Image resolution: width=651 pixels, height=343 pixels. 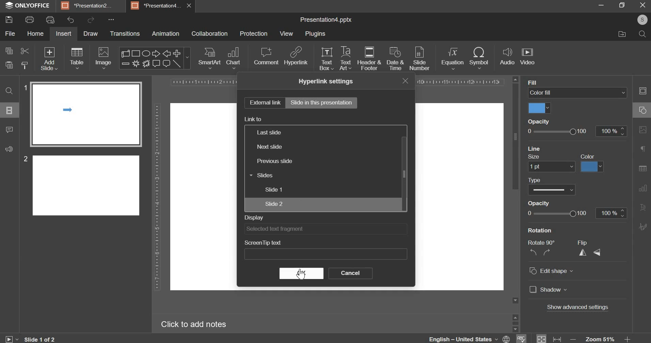 I want to click on hyperlink, so click(x=296, y=57).